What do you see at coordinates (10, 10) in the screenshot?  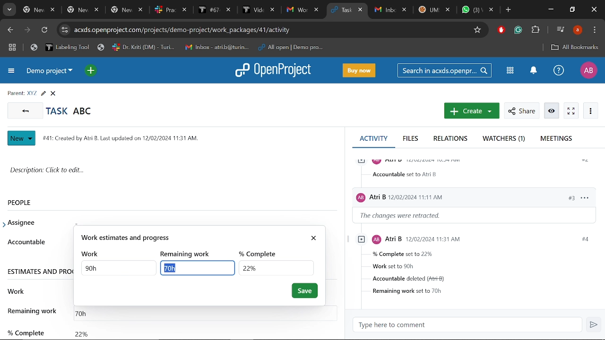 I see `Search tabs` at bounding box center [10, 10].